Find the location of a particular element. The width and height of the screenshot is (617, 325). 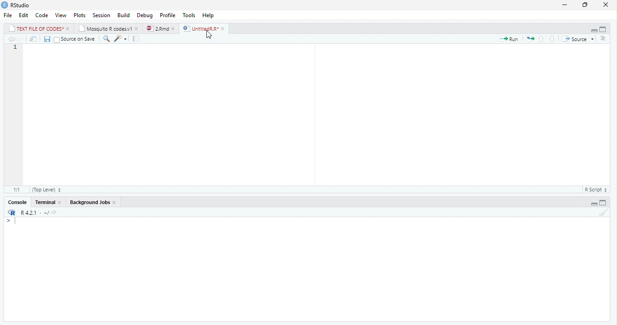

RStudio is located at coordinates (17, 5).